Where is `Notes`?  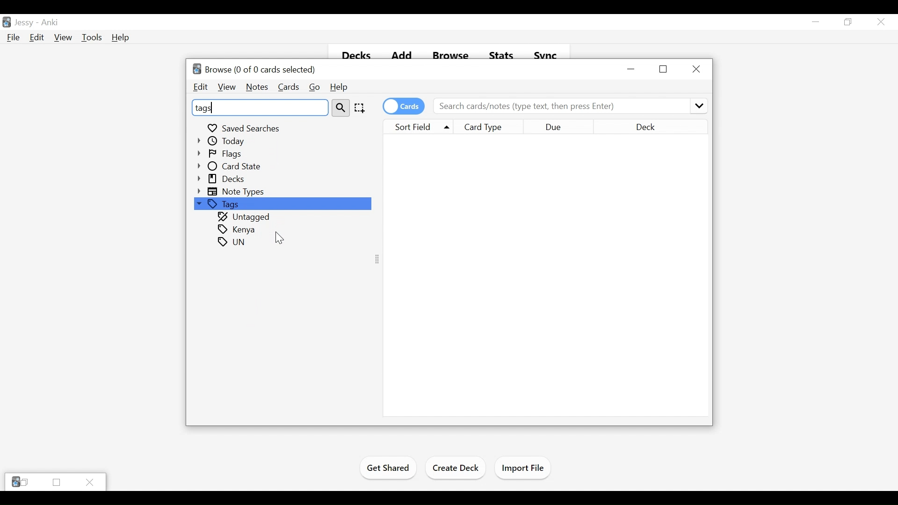 Notes is located at coordinates (256, 87).